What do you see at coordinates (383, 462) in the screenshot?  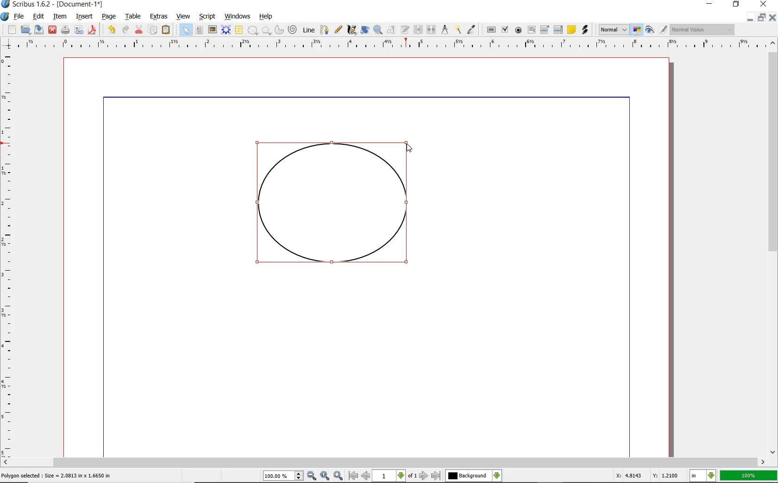 I see `SCROLLBAR` at bounding box center [383, 462].